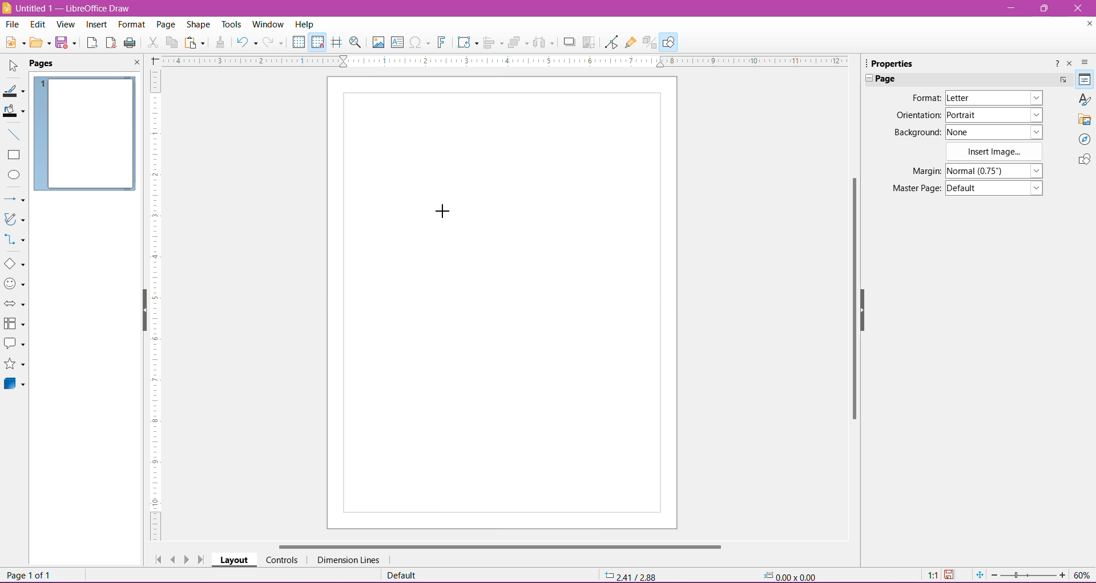  I want to click on Close Sidebar Deck, so click(1069, 64).